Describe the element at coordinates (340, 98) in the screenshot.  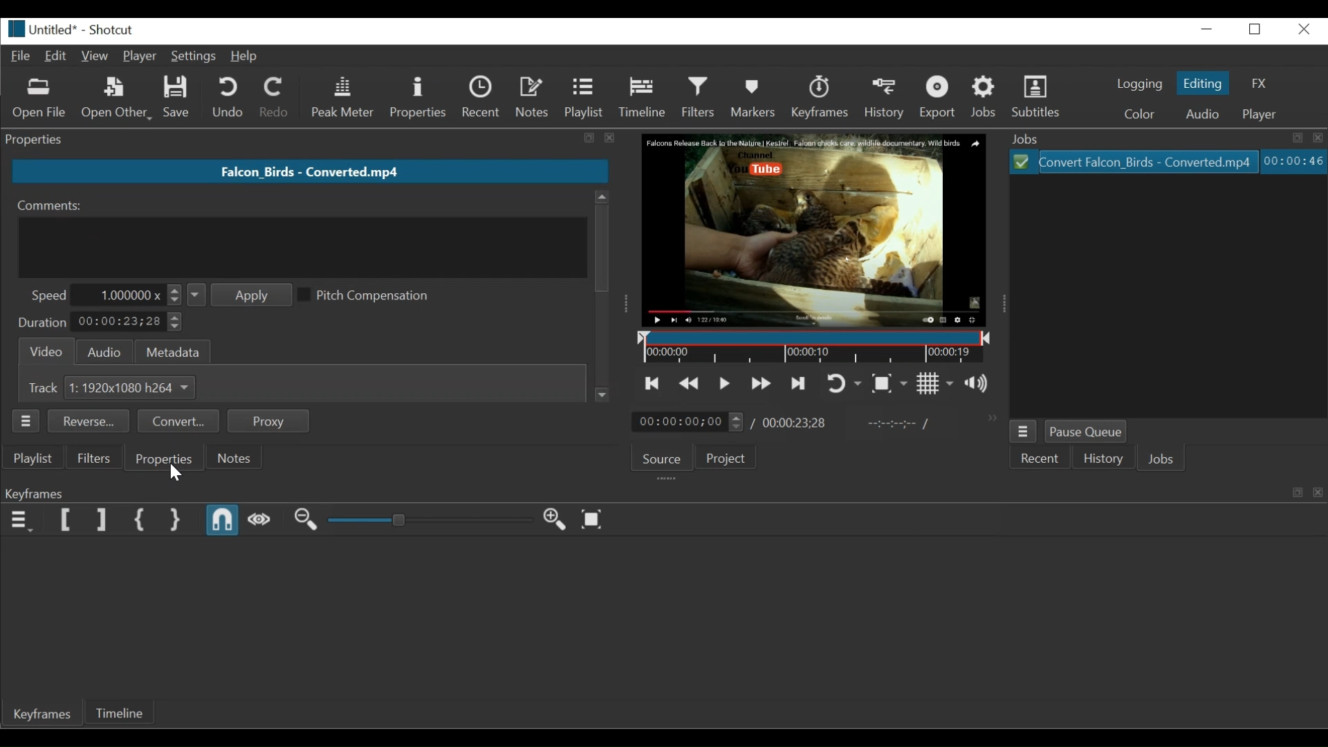
I see `Peak Meter` at that location.